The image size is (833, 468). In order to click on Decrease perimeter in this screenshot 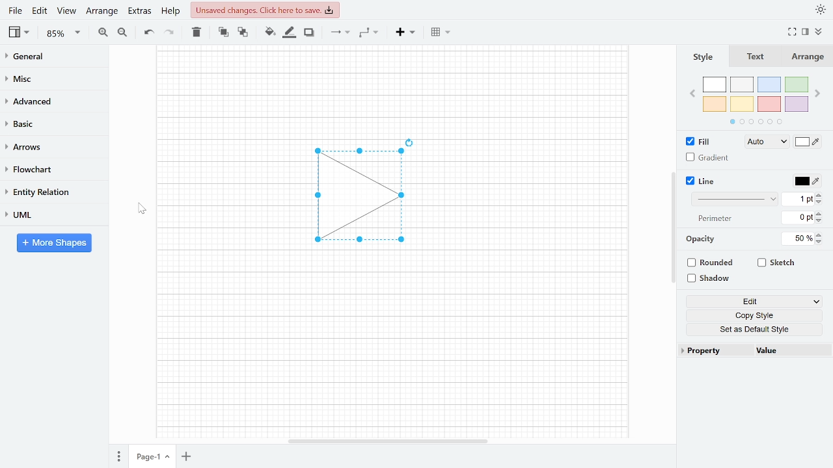, I will do `click(820, 222)`.